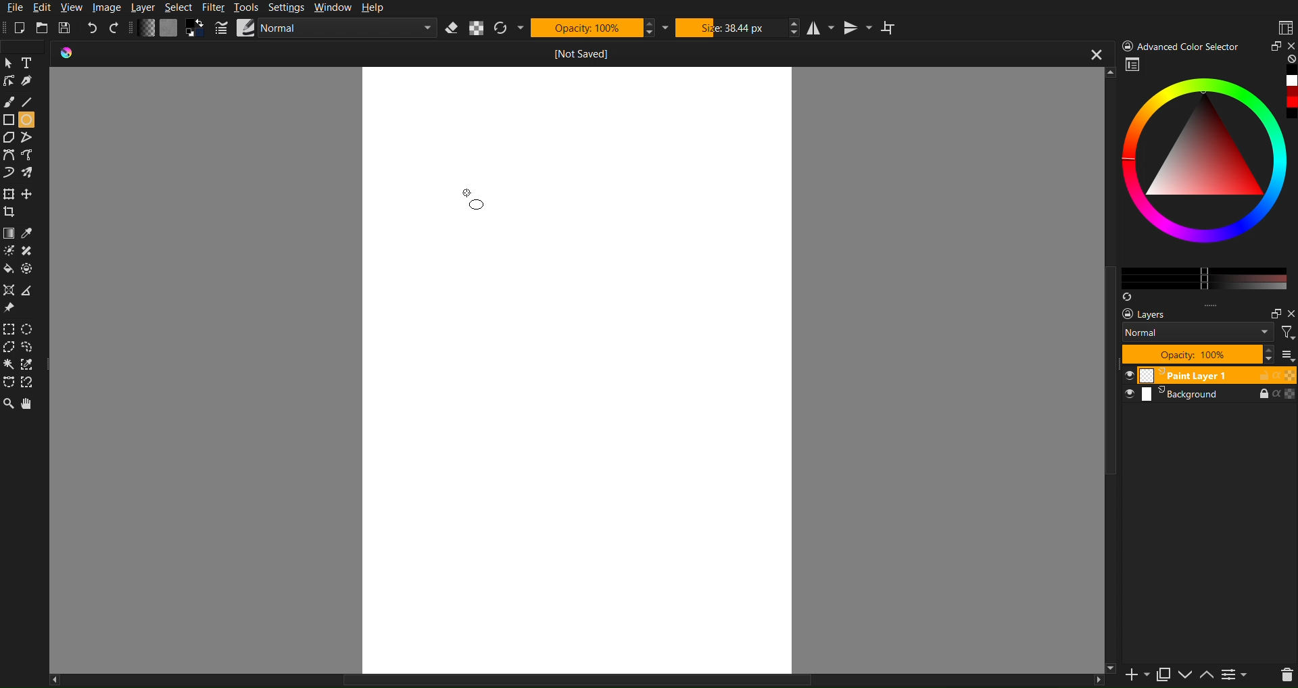  I want to click on Layers, so click(1147, 314).